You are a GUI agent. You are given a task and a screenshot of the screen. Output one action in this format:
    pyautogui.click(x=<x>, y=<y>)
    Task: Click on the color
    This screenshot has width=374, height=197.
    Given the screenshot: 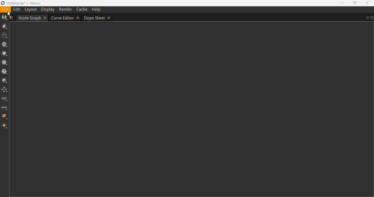 What is the action you would take?
    pyautogui.click(x=5, y=53)
    